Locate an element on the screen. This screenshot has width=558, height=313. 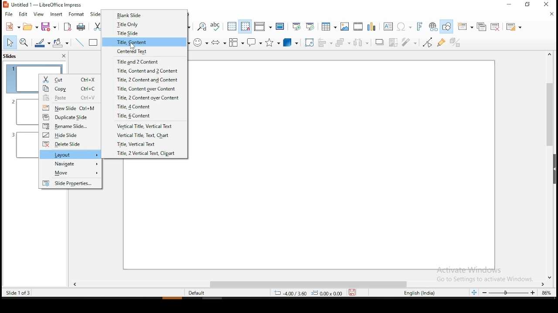
close pane is located at coordinates (64, 56).